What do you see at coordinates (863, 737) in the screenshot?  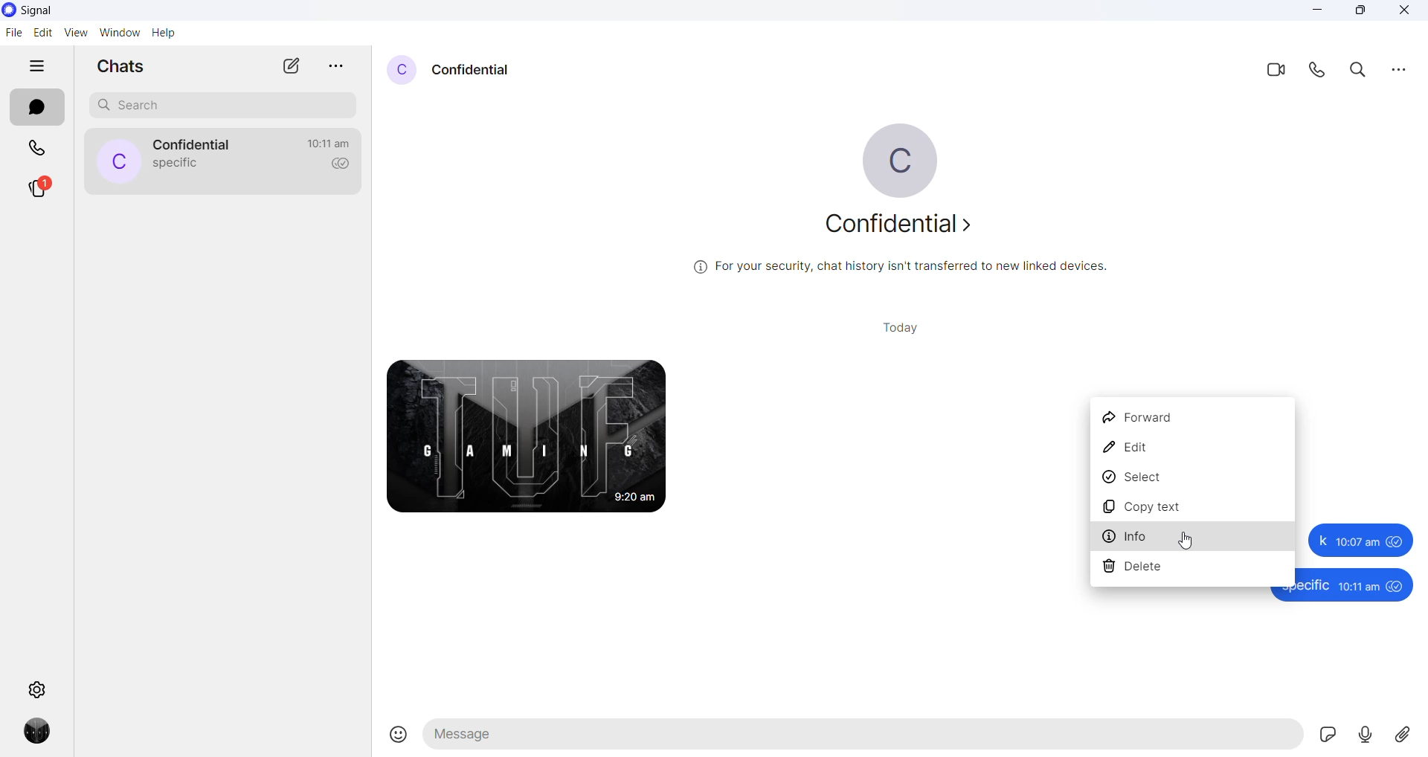 I see `message text area` at bounding box center [863, 737].